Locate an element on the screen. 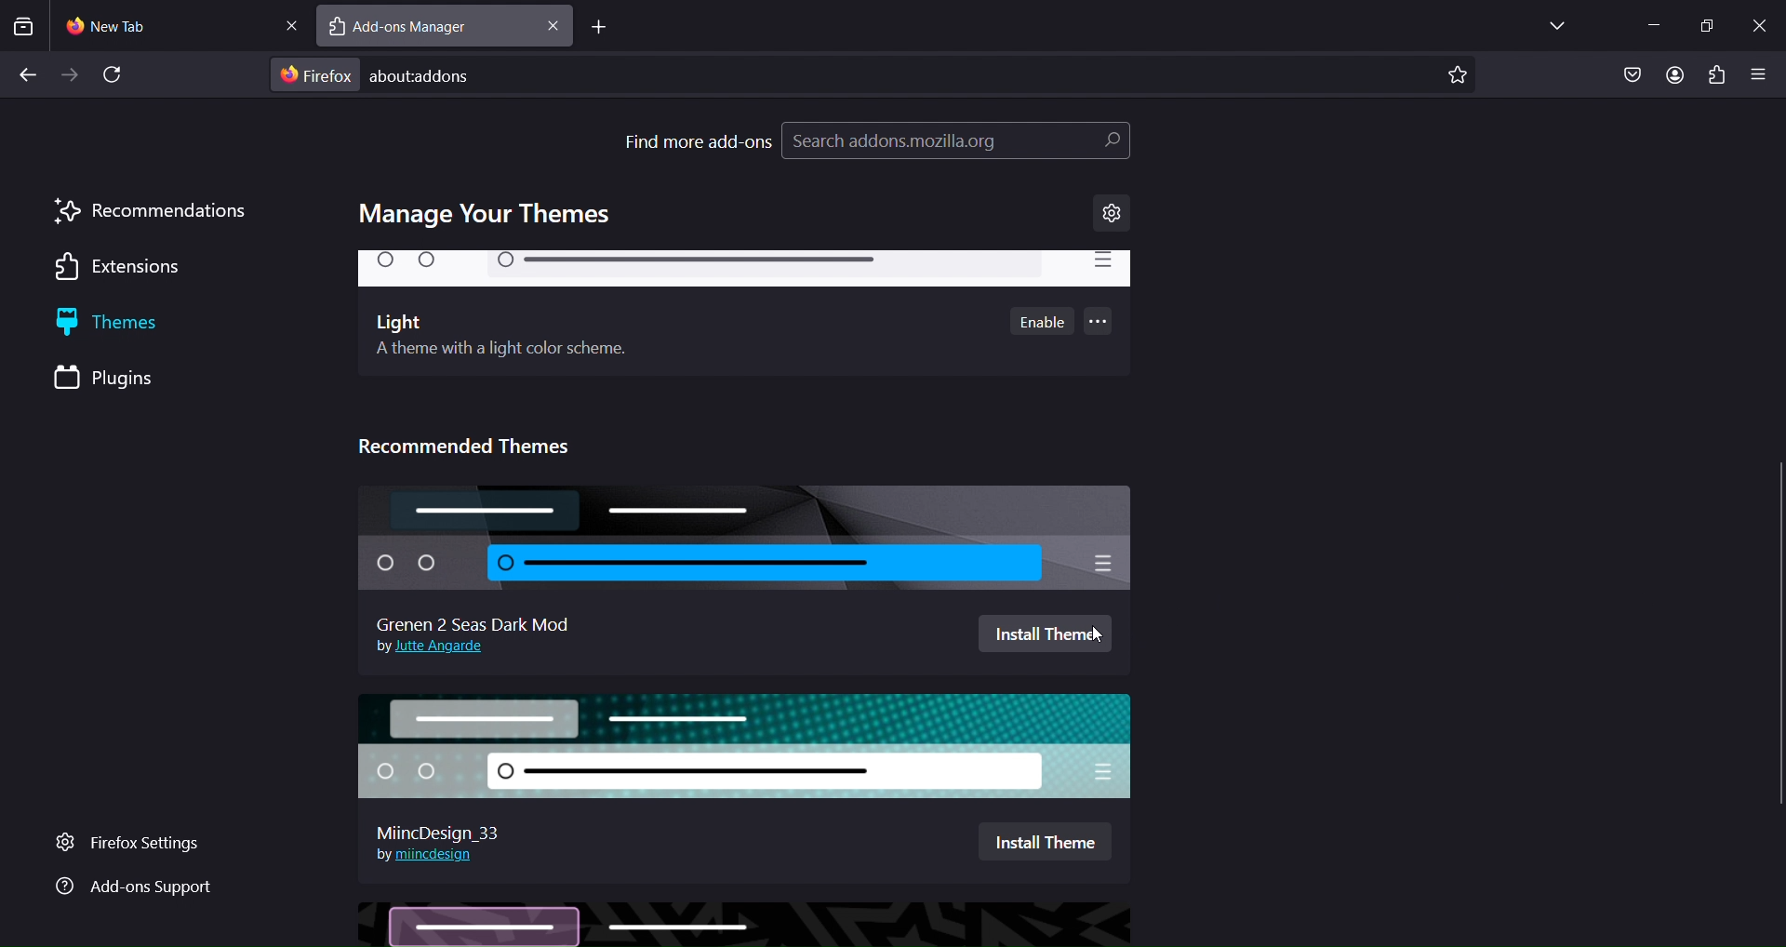 This screenshot has height=947, width=1786. go forward one page is located at coordinates (72, 77).